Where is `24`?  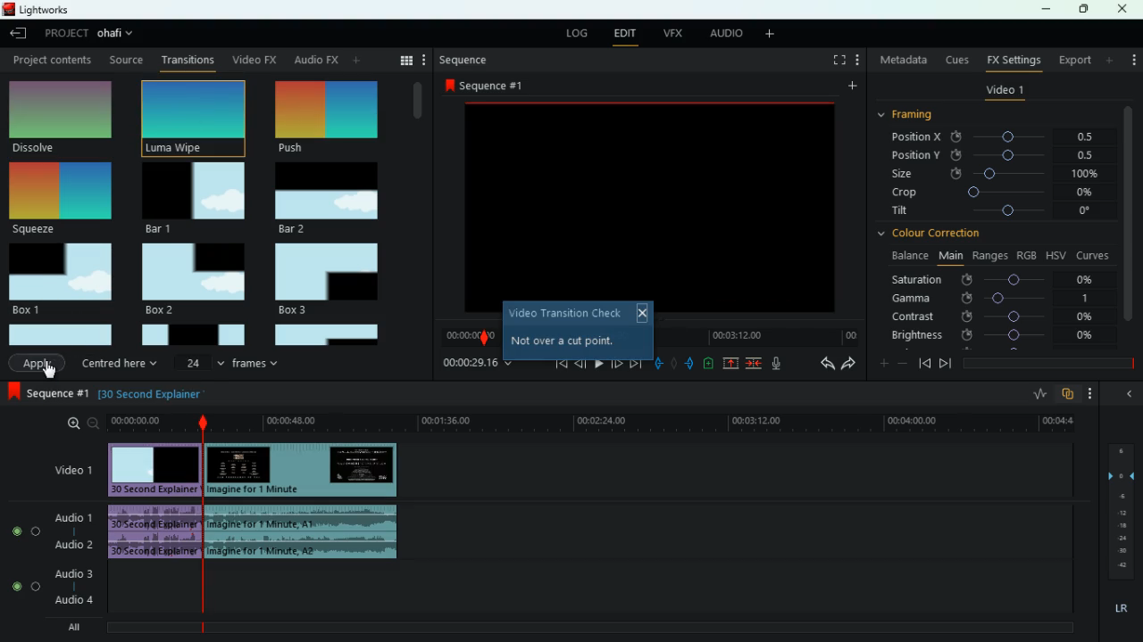
24 is located at coordinates (201, 362).